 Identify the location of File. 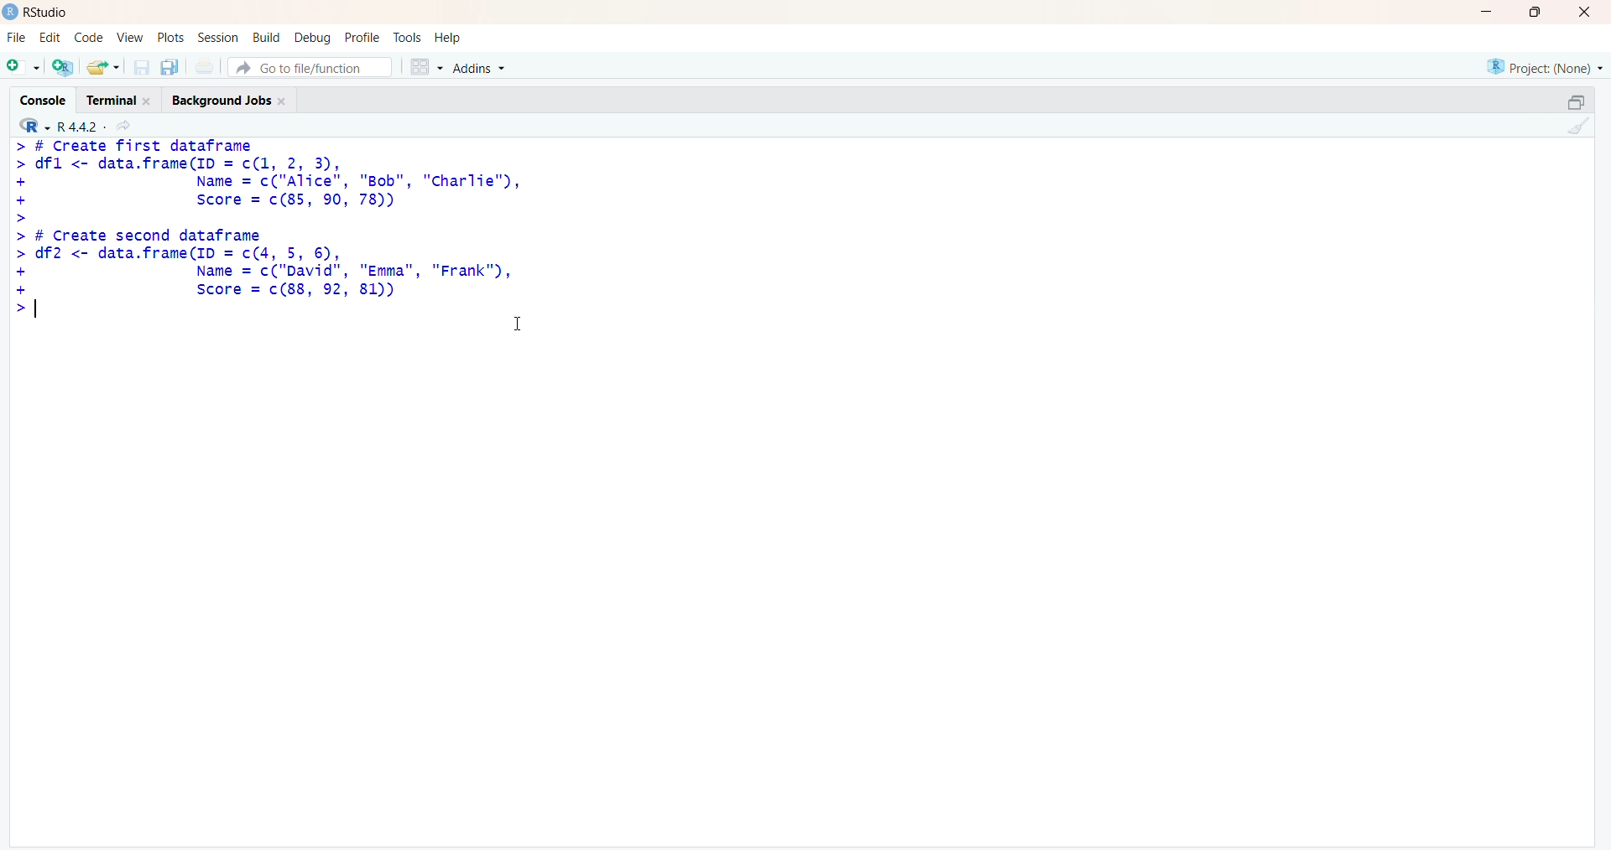
(18, 38).